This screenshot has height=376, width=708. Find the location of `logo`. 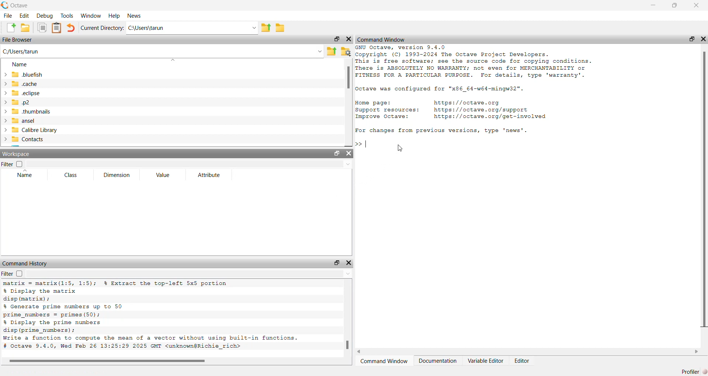

logo is located at coordinates (5, 5).